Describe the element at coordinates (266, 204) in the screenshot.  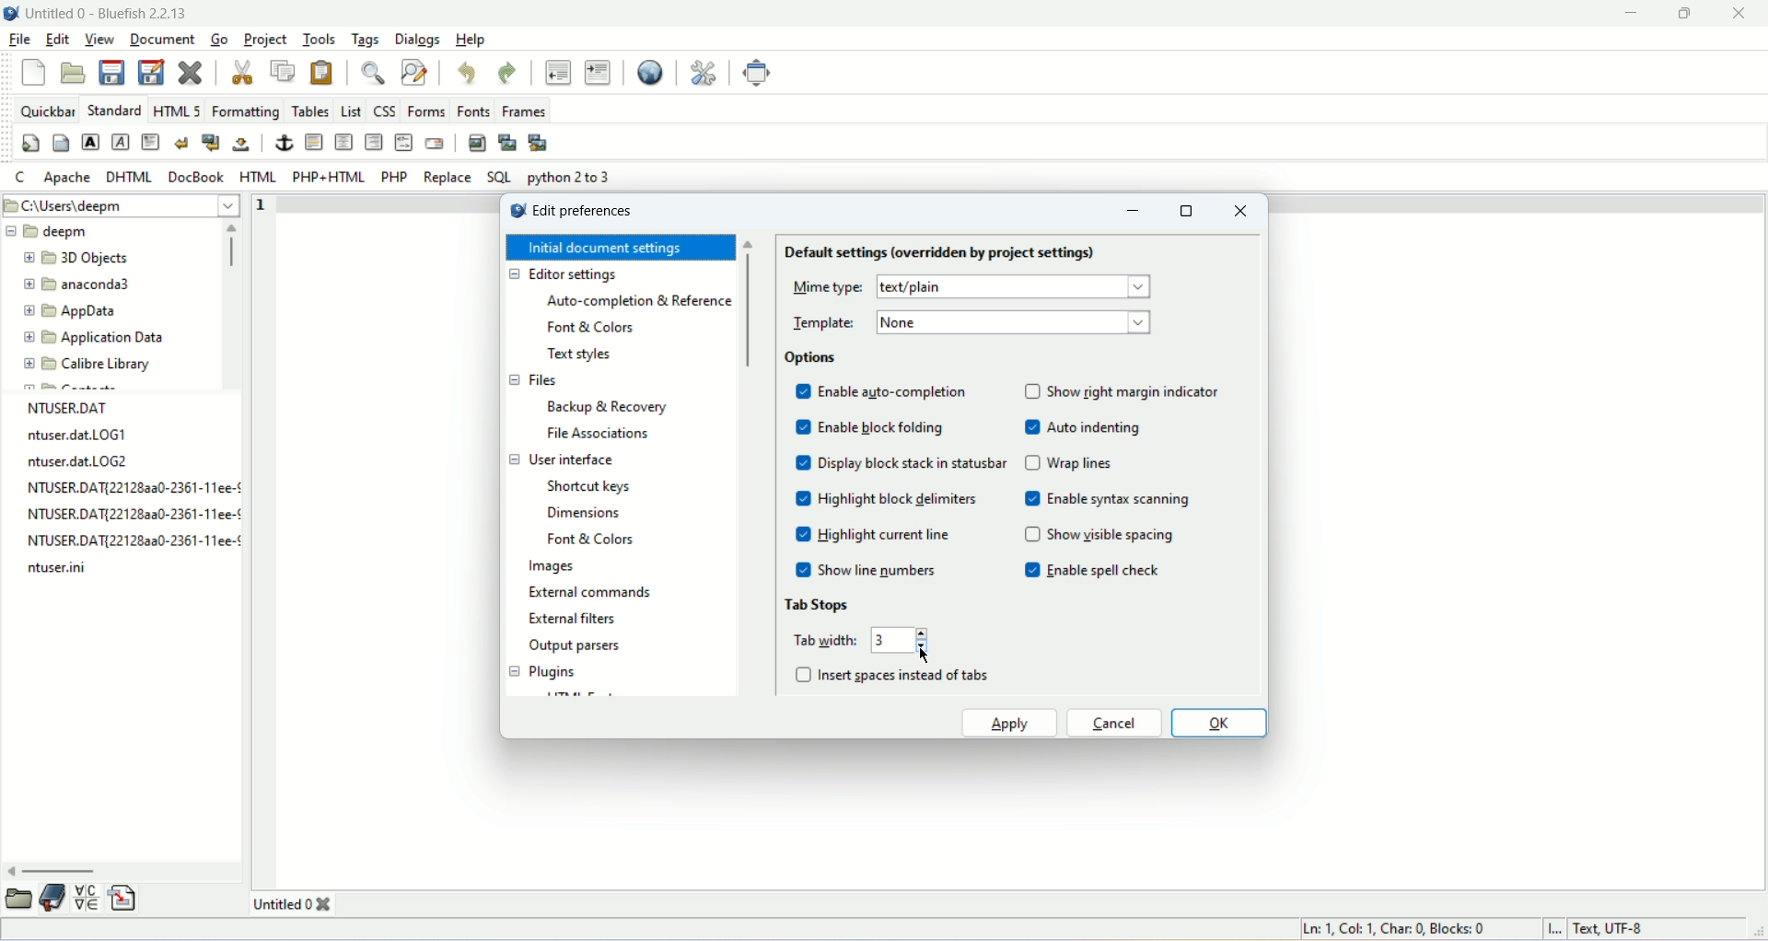
I see `line number` at that location.